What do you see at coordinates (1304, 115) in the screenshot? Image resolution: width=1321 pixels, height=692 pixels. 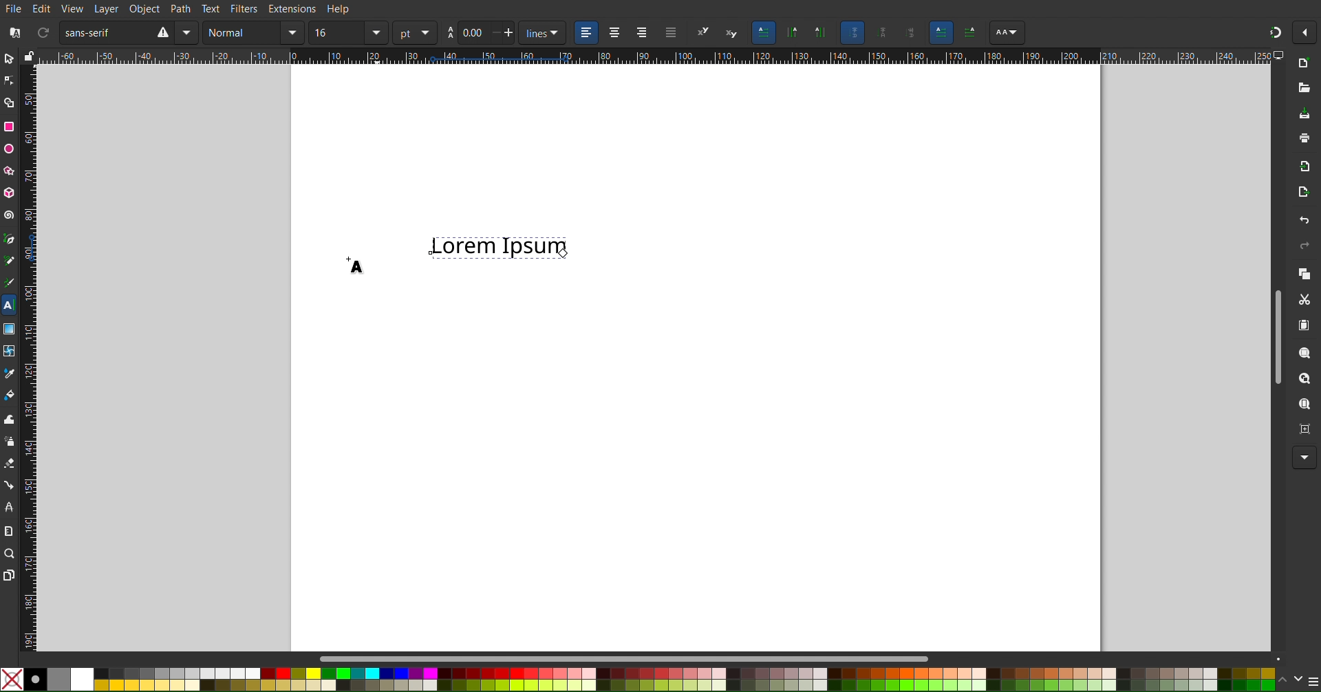 I see `Save` at bounding box center [1304, 115].